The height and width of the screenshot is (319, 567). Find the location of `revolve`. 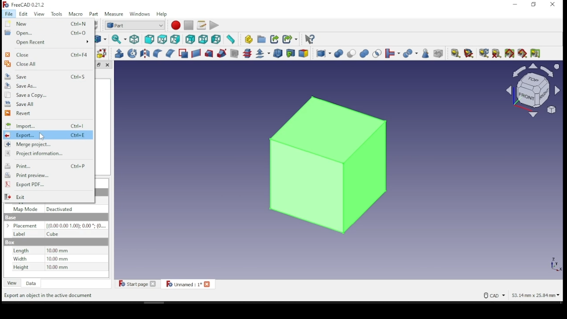

revolve is located at coordinates (132, 53).